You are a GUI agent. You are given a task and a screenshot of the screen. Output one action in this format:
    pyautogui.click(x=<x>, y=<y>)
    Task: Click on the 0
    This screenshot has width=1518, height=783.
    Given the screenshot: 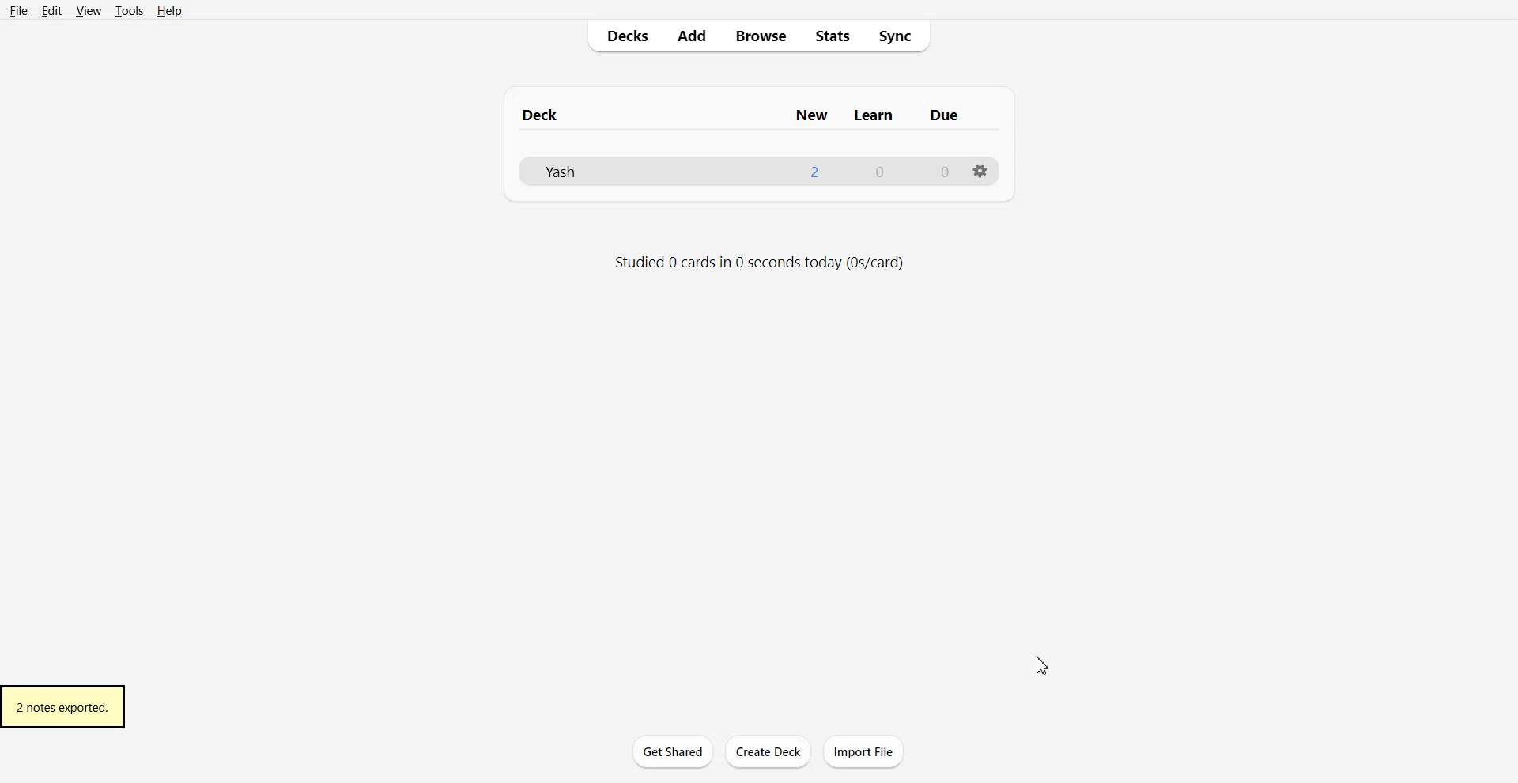 What is the action you would take?
    pyautogui.click(x=943, y=172)
    